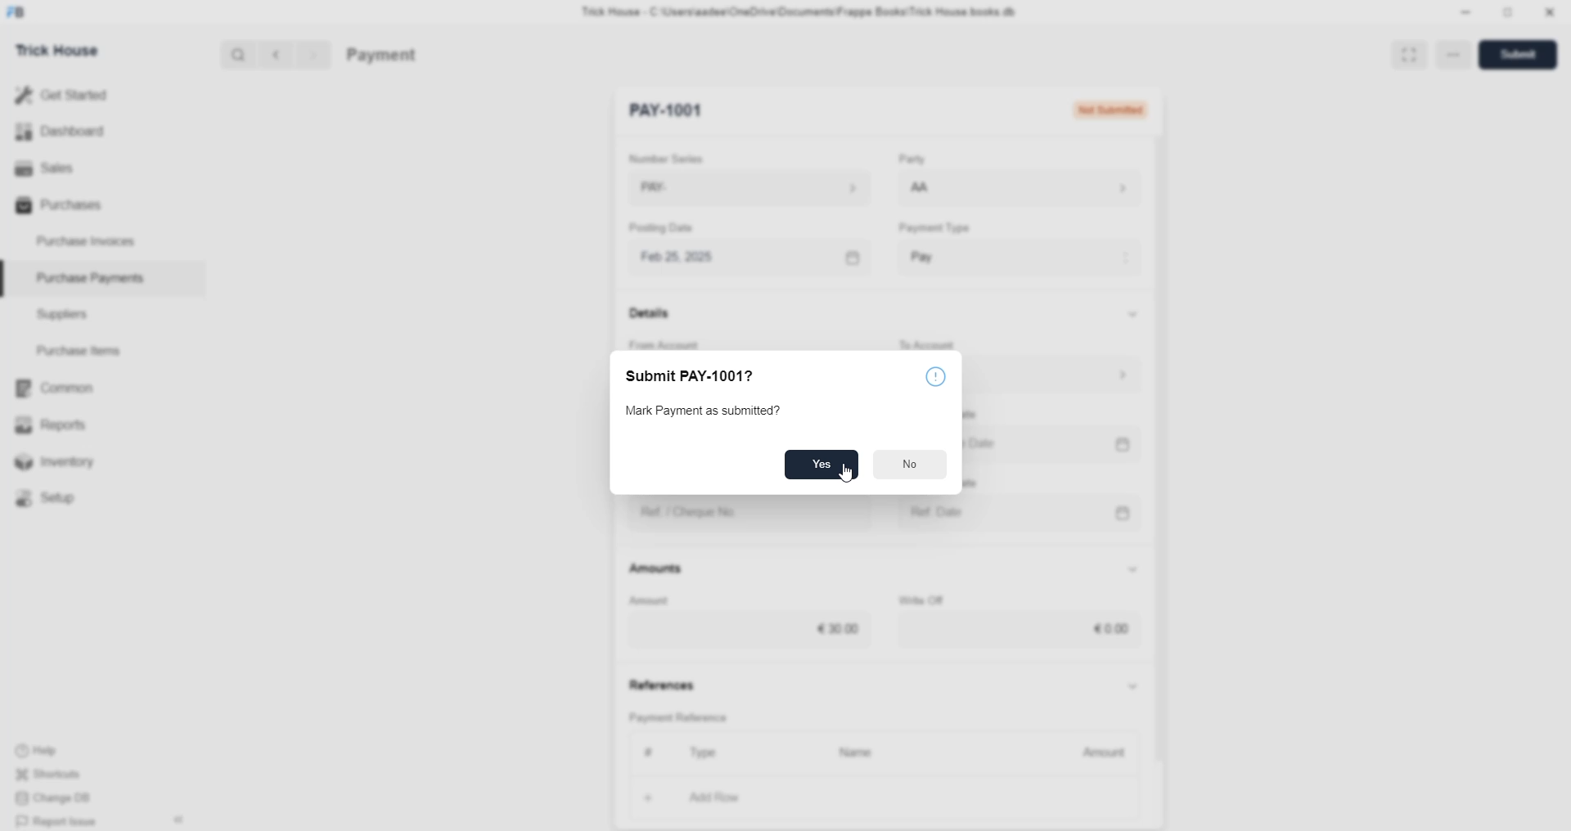 The height and width of the screenshot is (831, 1571). I want to click on Purchase PaymenTS, so click(87, 278).